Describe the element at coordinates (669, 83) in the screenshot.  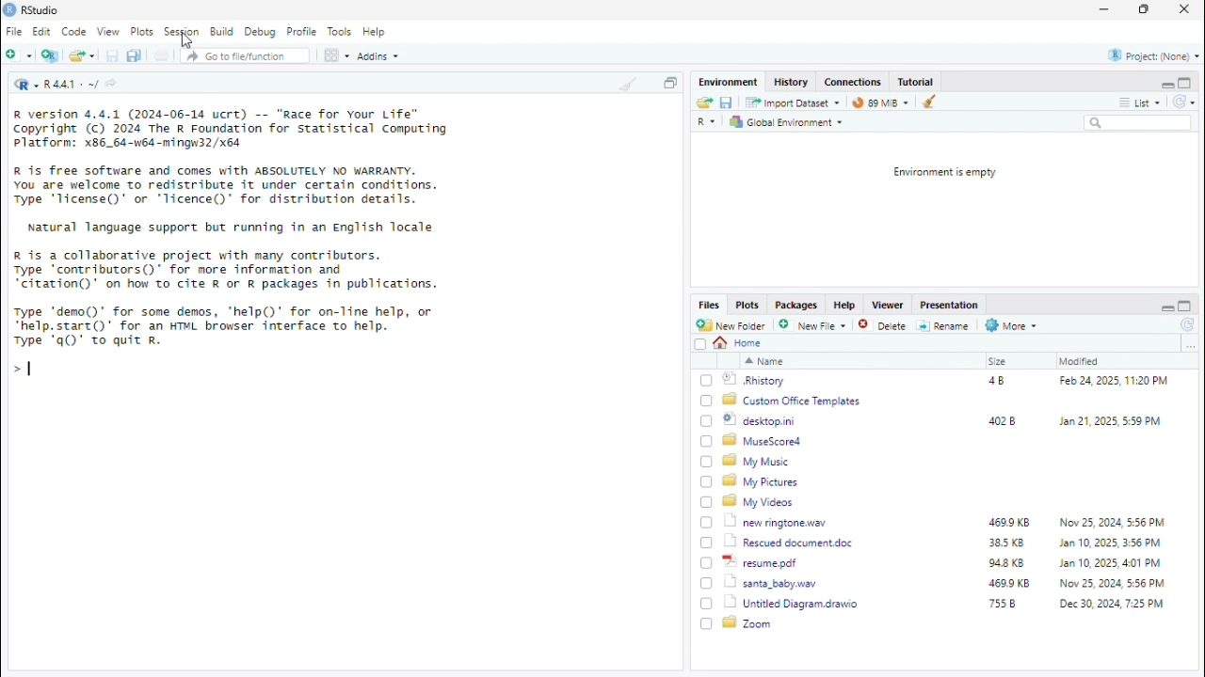
I see `copy` at that location.